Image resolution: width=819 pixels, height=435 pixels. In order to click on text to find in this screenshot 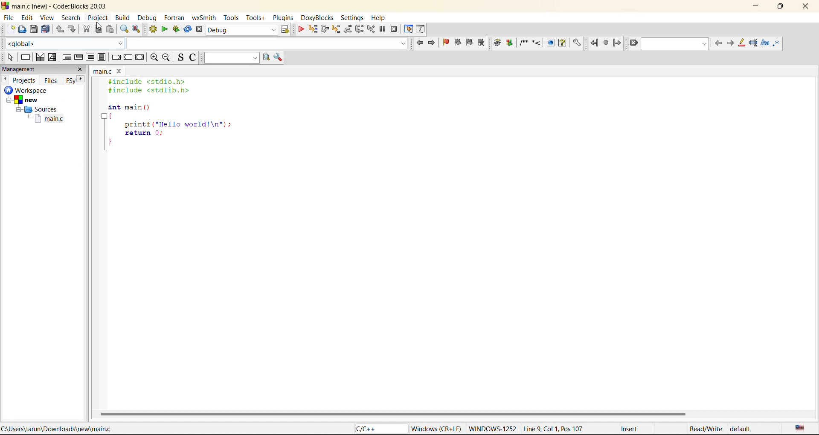, I will do `click(676, 44)`.